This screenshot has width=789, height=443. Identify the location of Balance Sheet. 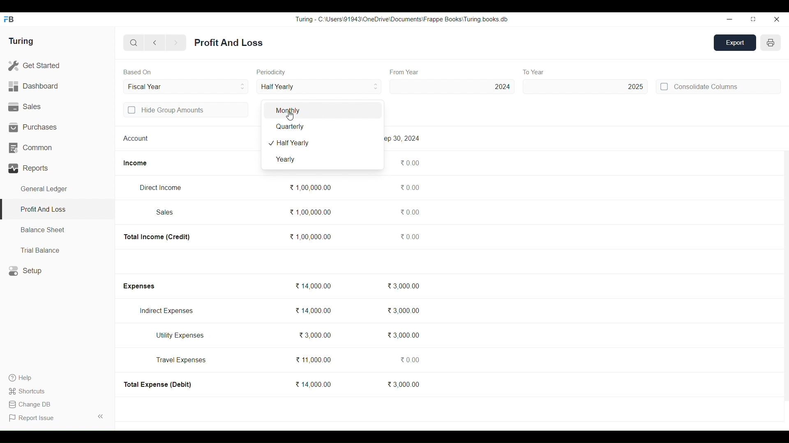
(58, 230).